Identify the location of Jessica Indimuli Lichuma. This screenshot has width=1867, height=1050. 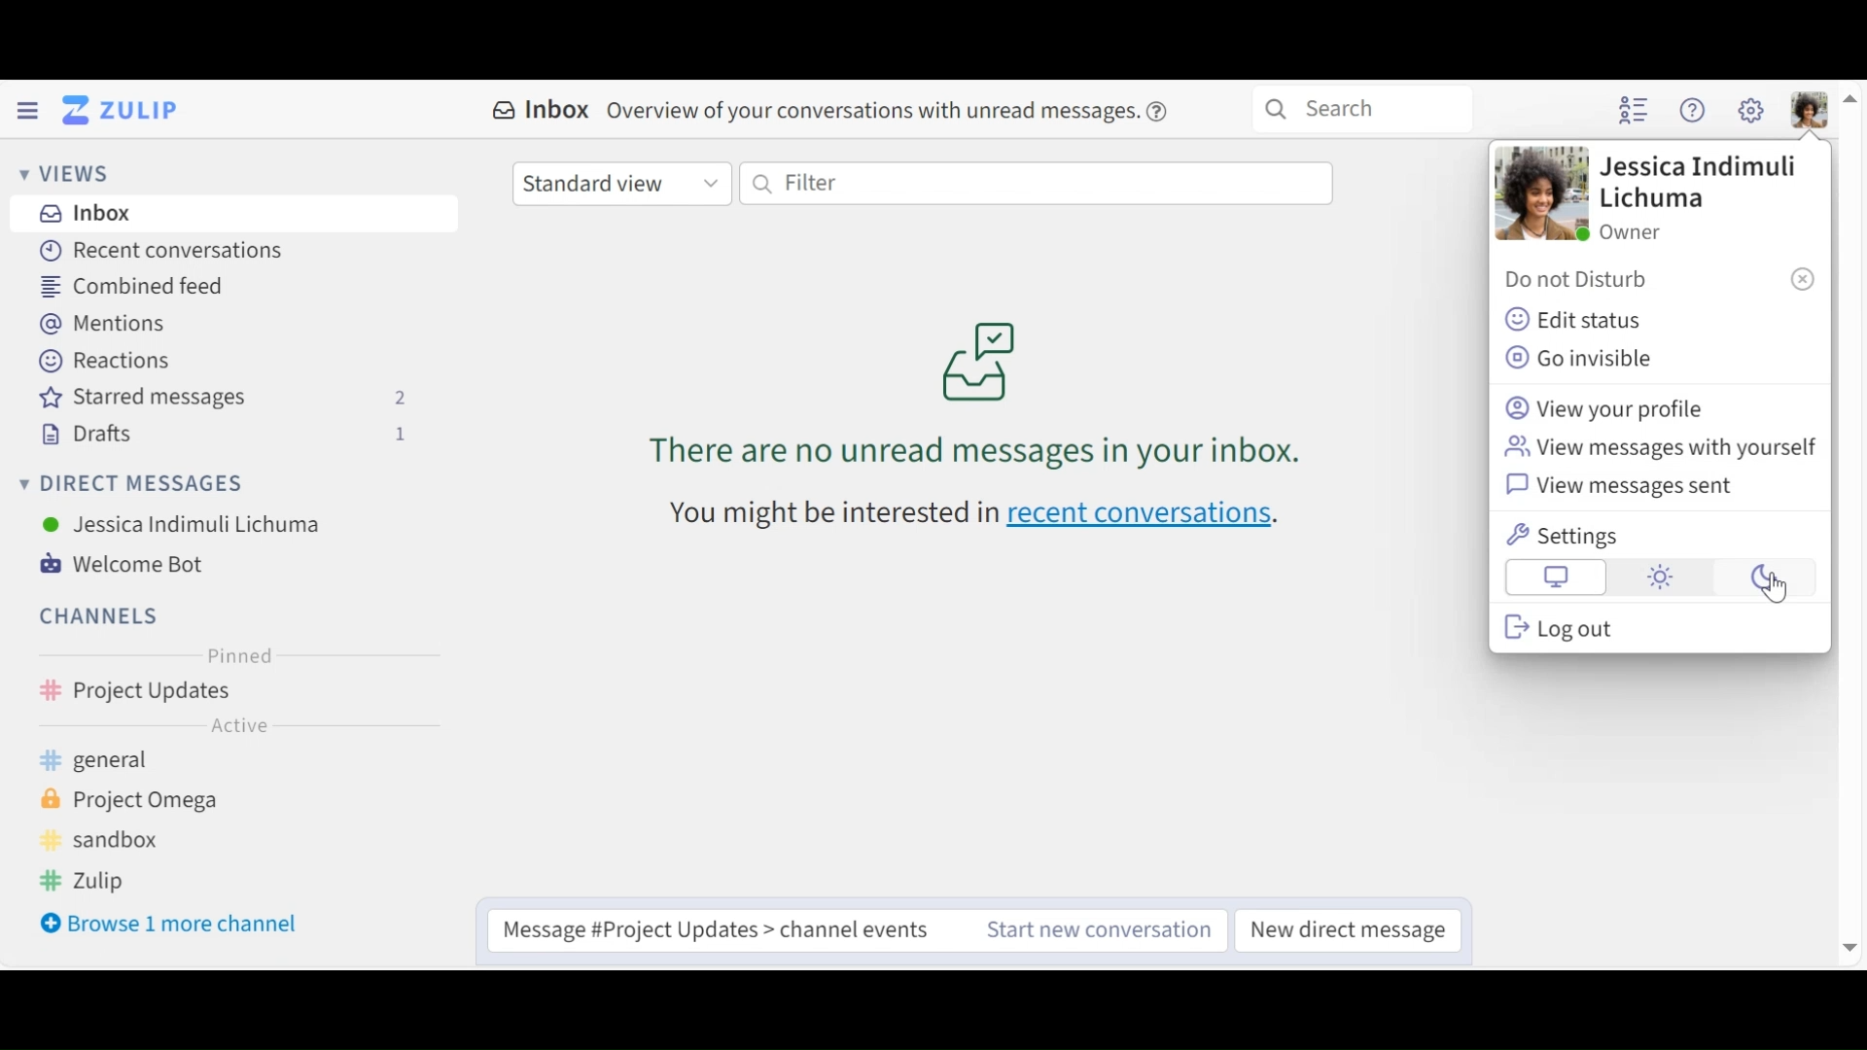
(183, 524).